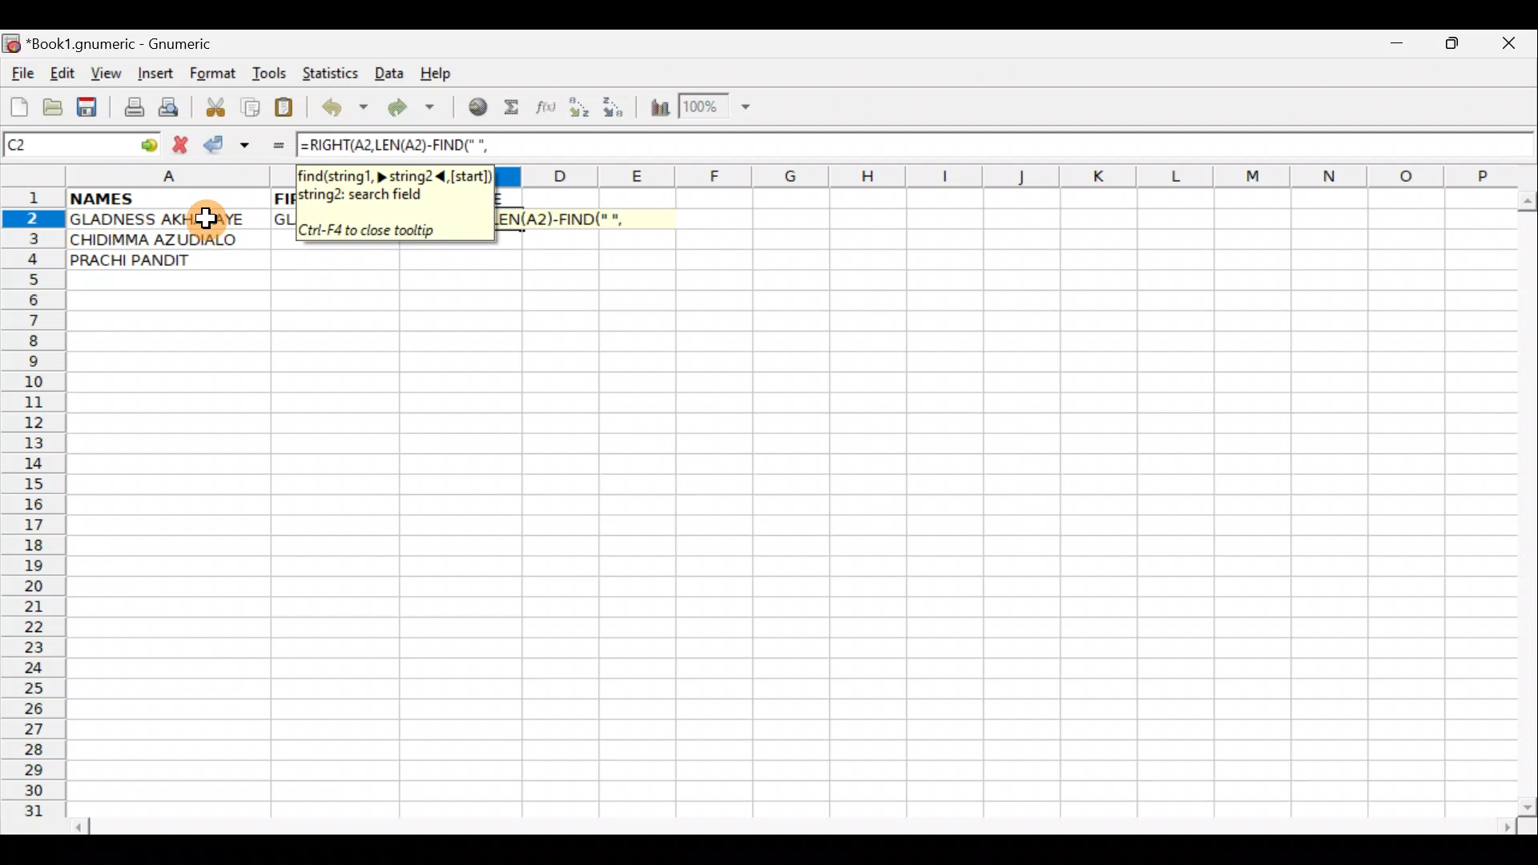 The width and height of the screenshot is (1538, 865). What do you see at coordinates (147, 143) in the screenshot?
I see `go to` at bounding box center [147, 143].